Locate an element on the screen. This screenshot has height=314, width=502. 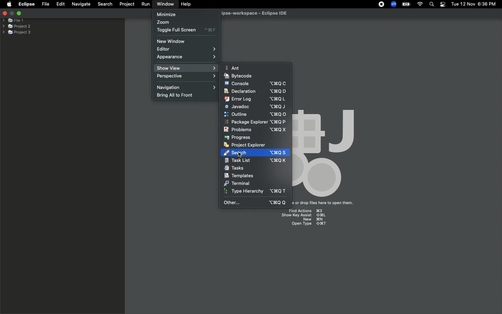
Outline is located at coordinates (255, 114).